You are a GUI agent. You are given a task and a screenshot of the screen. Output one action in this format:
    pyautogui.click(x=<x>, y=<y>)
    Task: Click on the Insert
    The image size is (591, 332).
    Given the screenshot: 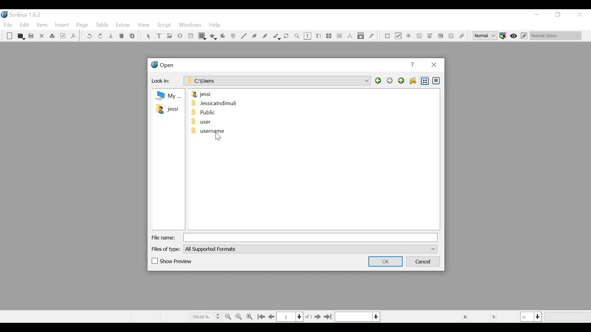 What is the action you would take?
    pyautogui.click(x=62, y=26)
    